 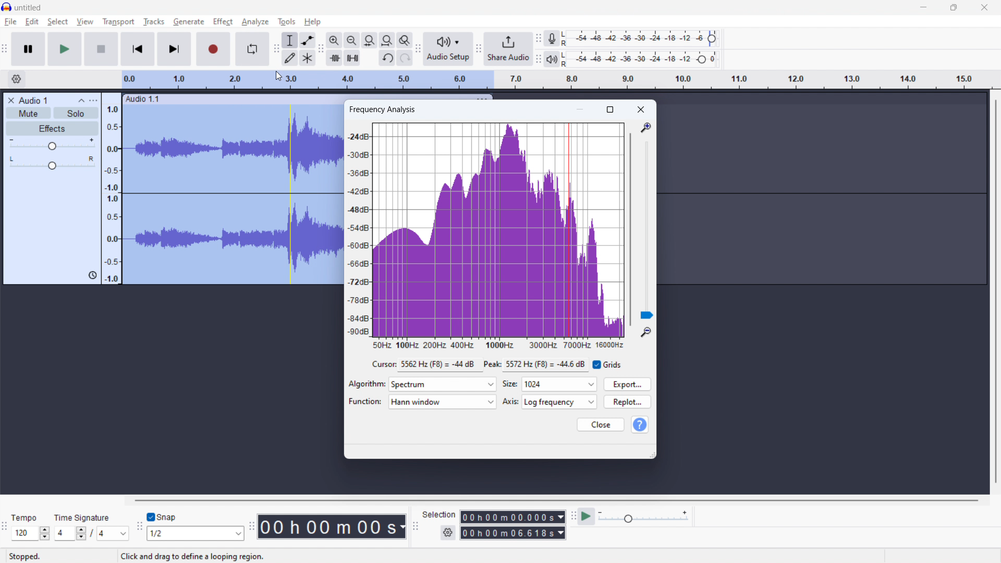 I want to click on close, so click(x=641, y=109).